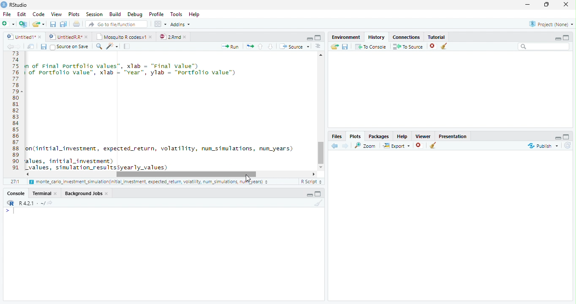 The image size is (576, 304). I want to click on Help, so click(402, 136).